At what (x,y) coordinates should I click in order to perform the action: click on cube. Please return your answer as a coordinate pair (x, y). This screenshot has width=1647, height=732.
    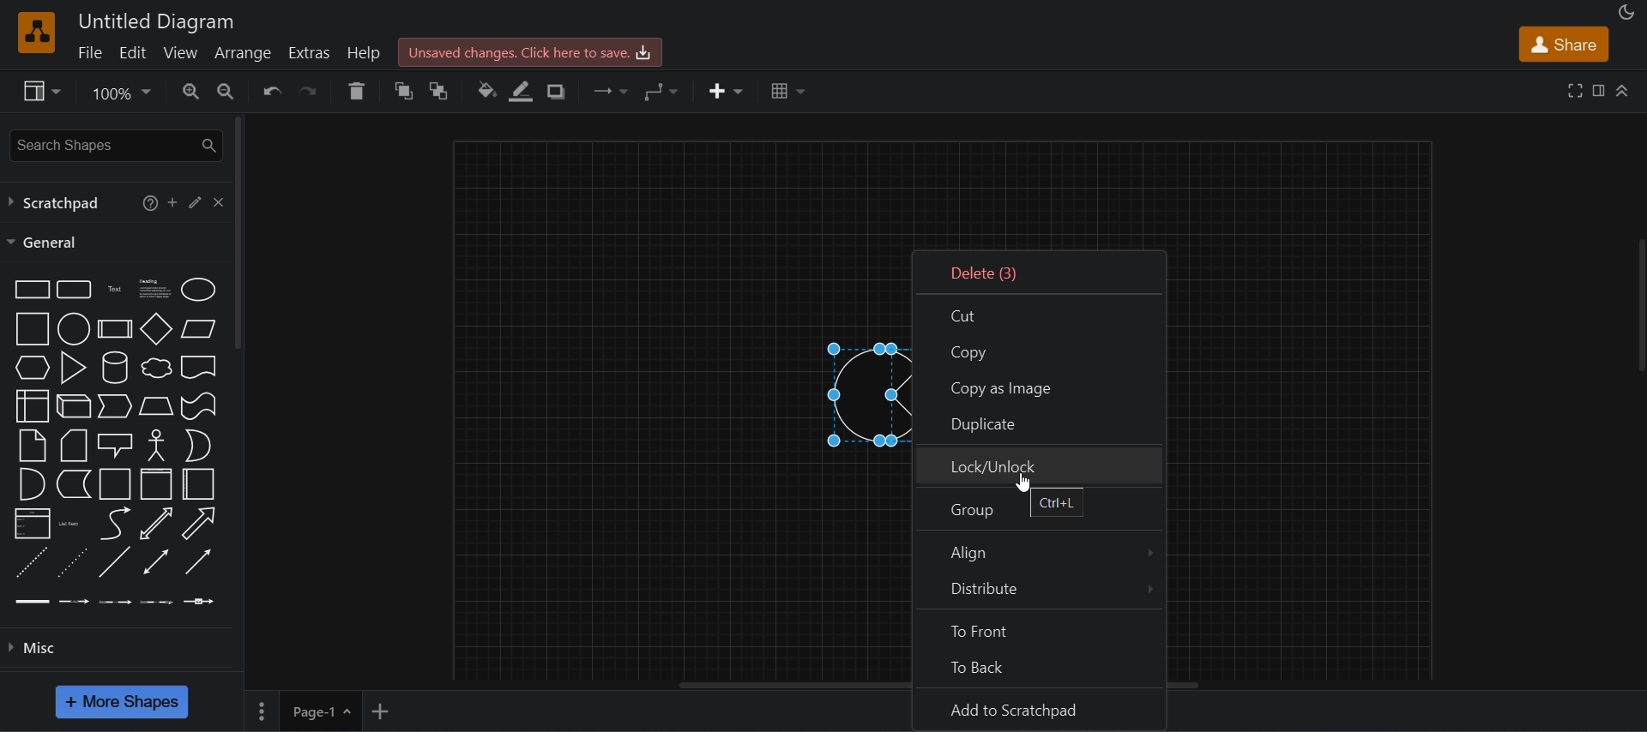
    Looking at the image, I should click on (74, 405).